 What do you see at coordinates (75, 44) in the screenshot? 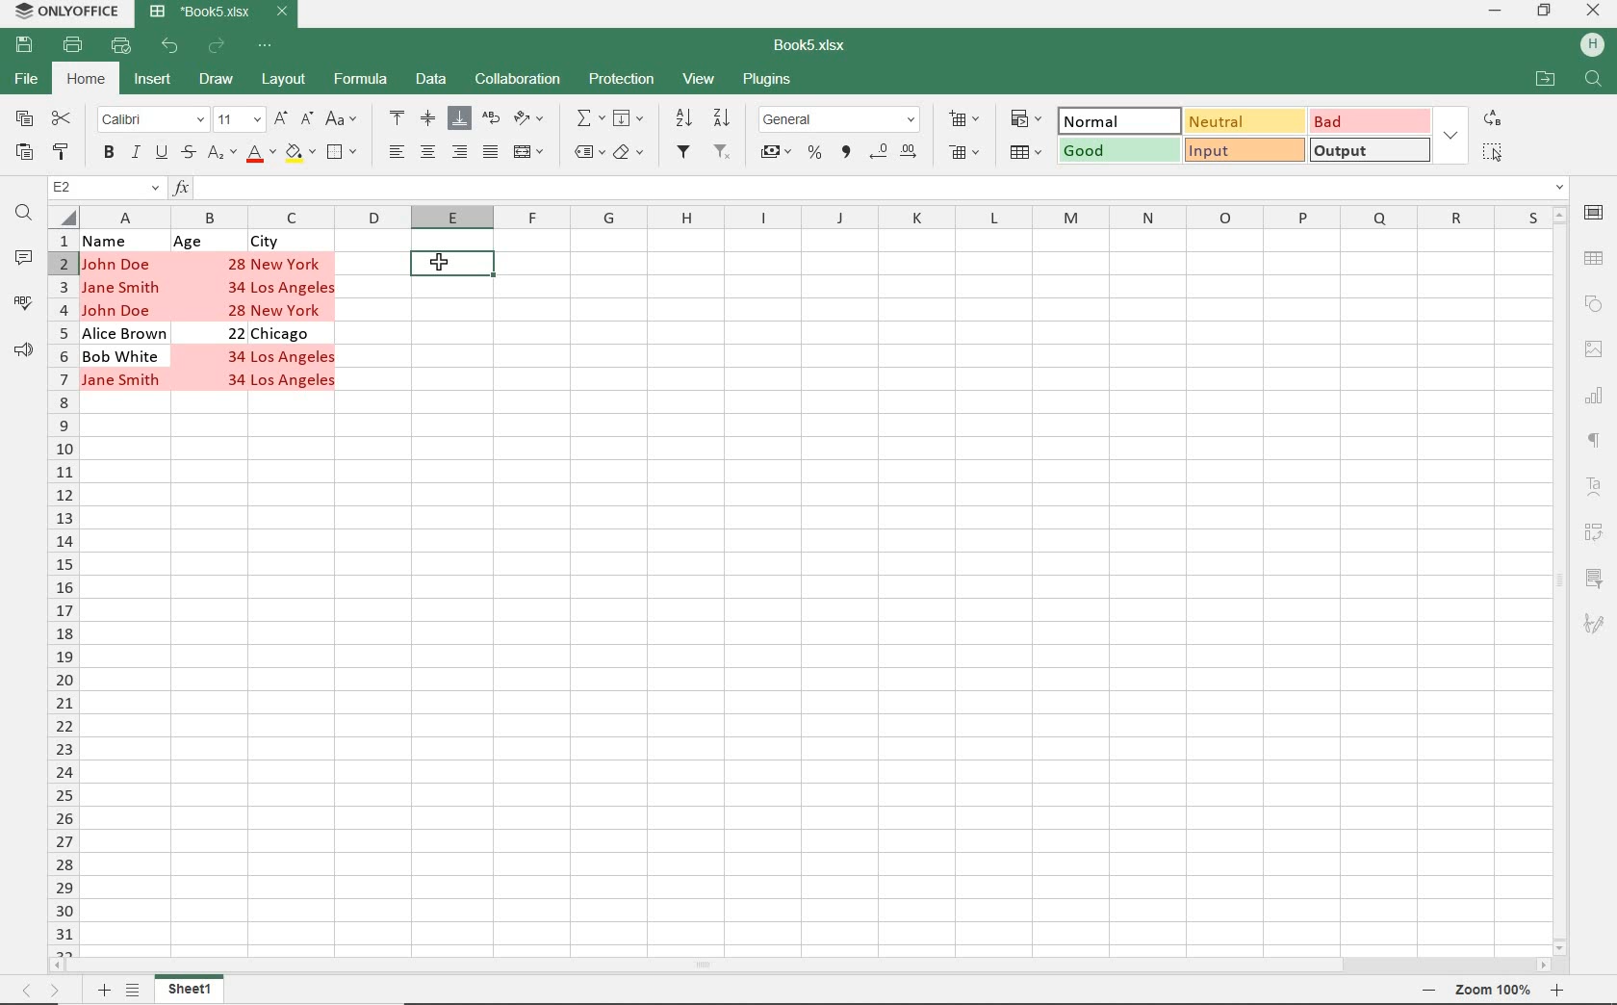
I see `PRINT` at bounding box center [75, 44].